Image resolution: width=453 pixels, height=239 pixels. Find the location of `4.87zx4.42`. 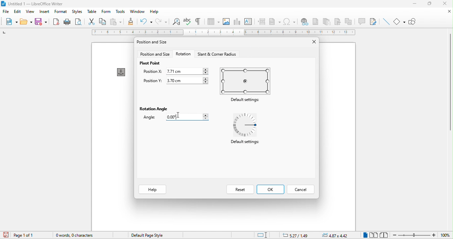

4.87zx4.42 is located at coordinates (335, 235).